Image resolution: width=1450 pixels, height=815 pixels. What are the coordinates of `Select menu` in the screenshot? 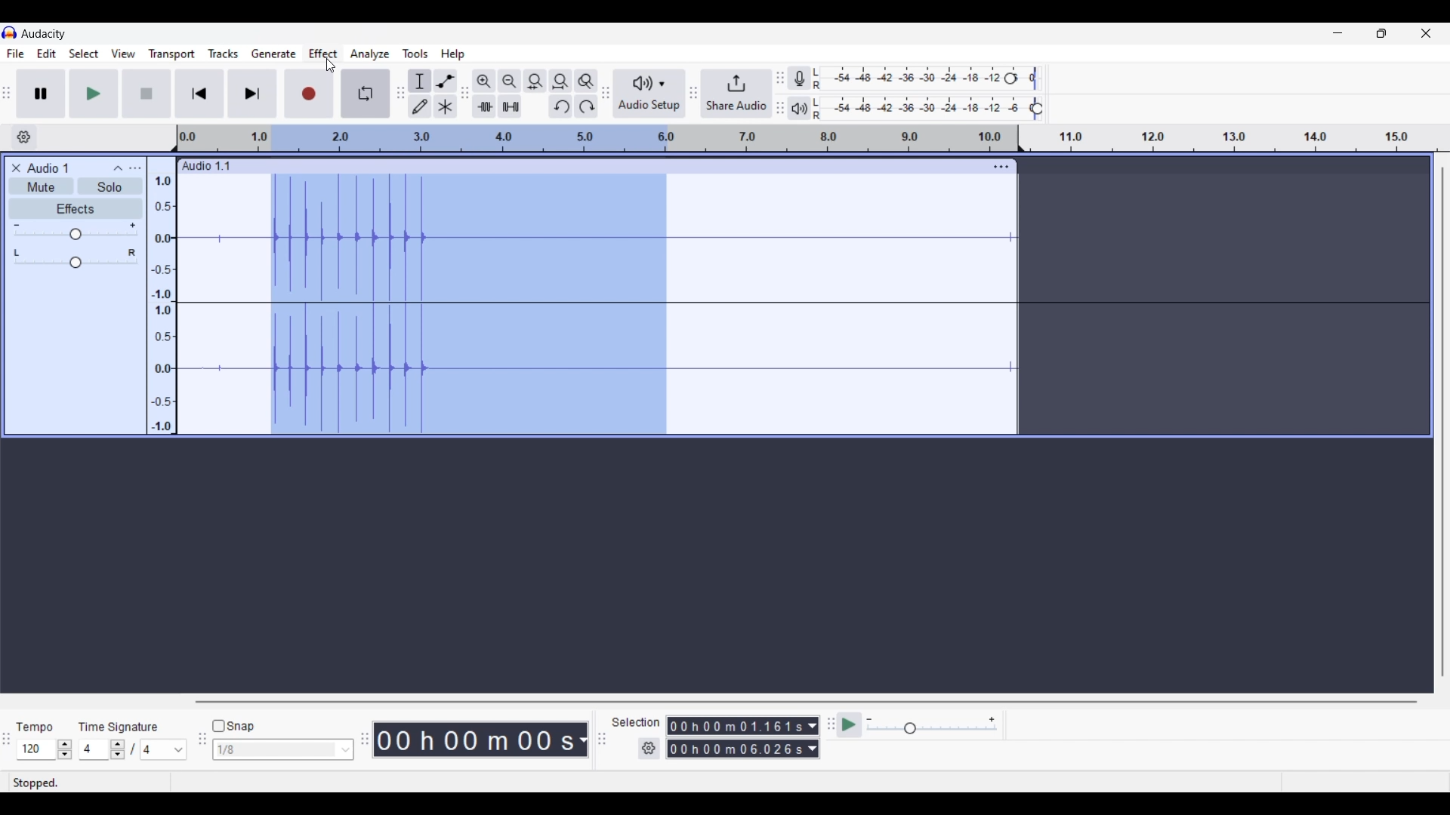 It's located at (84, 54).